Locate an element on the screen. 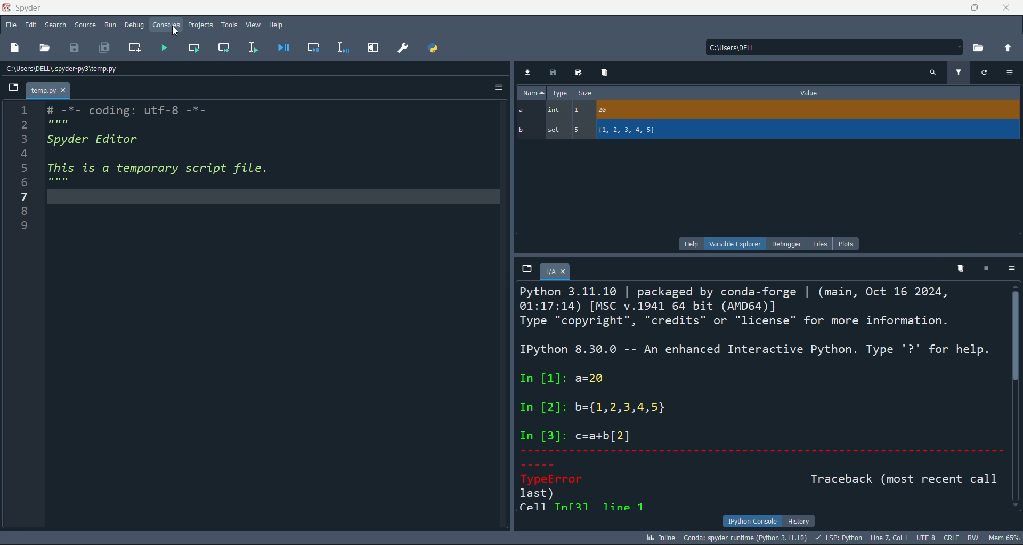  run line is located at coordinates (254, 47).